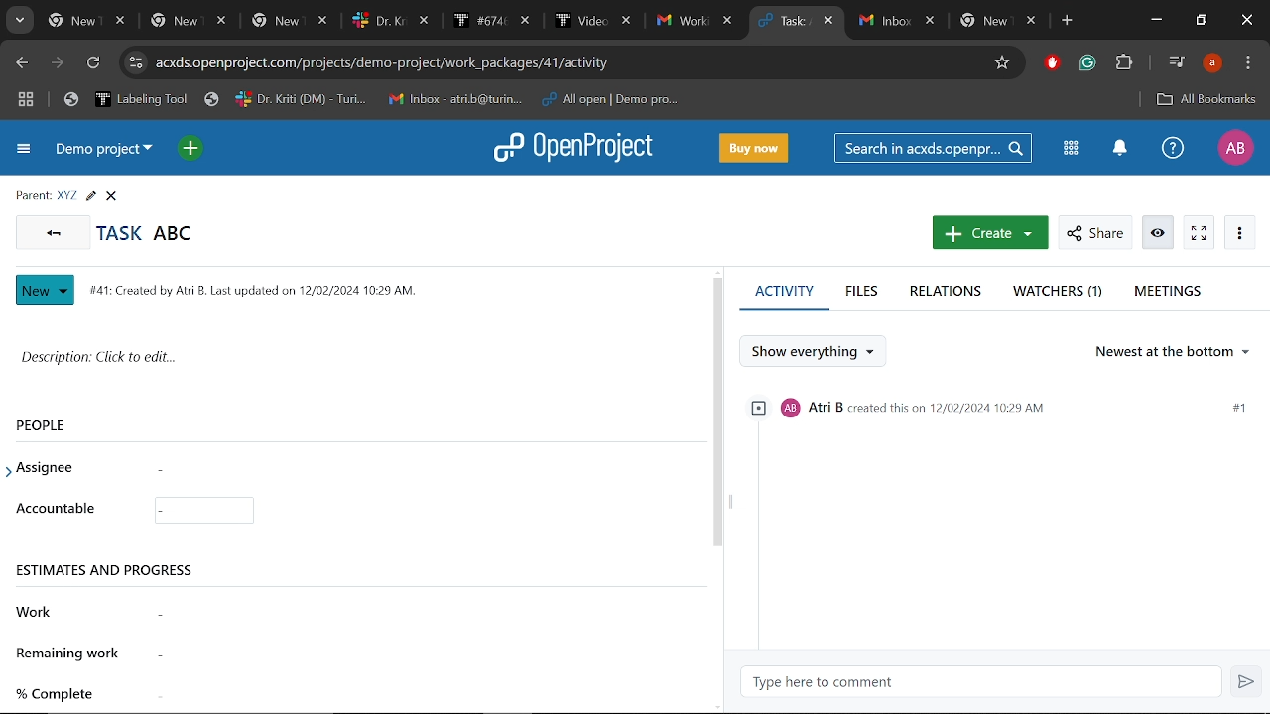 The image size is (1270, 714). What do you see at coordinates (753, 148) in the screenshot?
I see `Buy now` at bounding box center [753, 148].